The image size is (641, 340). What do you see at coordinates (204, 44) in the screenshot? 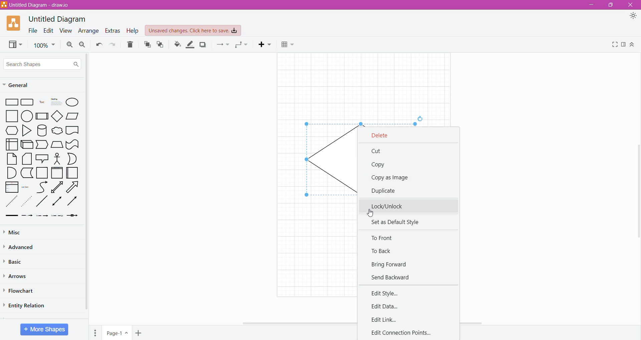
I see `Shadow` at bounding box center [204, 44].